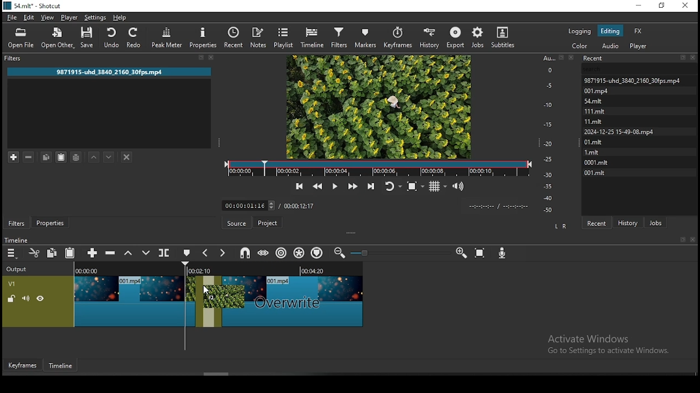 Image resolution: width=700 pixels, height=393 pixels. What do you see at coordinates (19, 269) in the screenshot?
I see `Output` at bounding box center [19, 269].